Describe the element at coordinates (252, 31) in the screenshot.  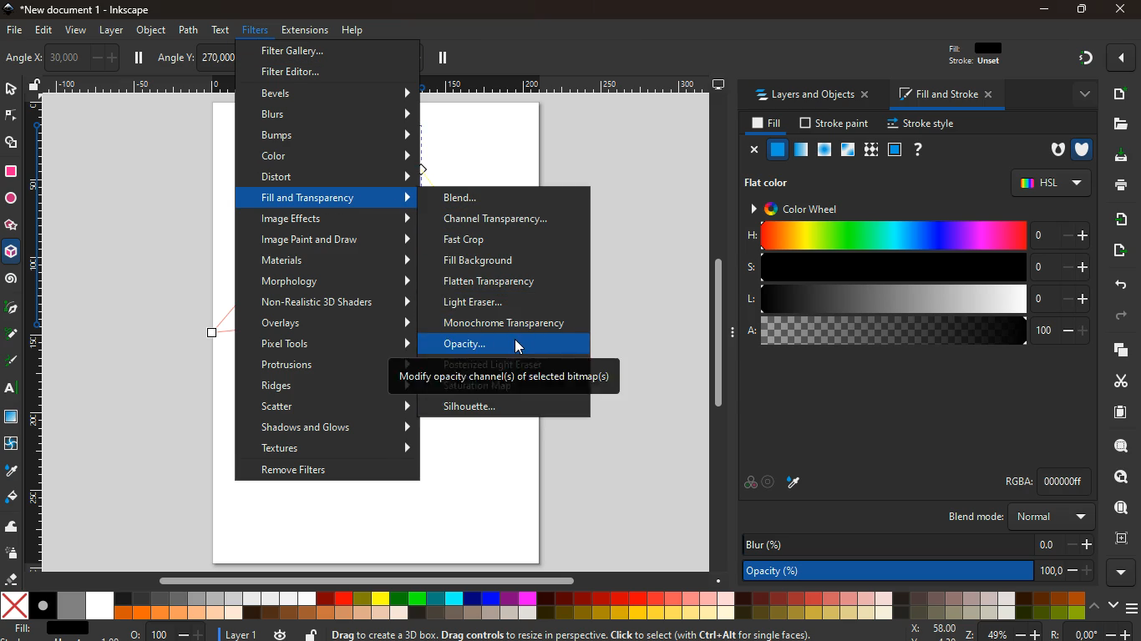
I see `filters` at that location.